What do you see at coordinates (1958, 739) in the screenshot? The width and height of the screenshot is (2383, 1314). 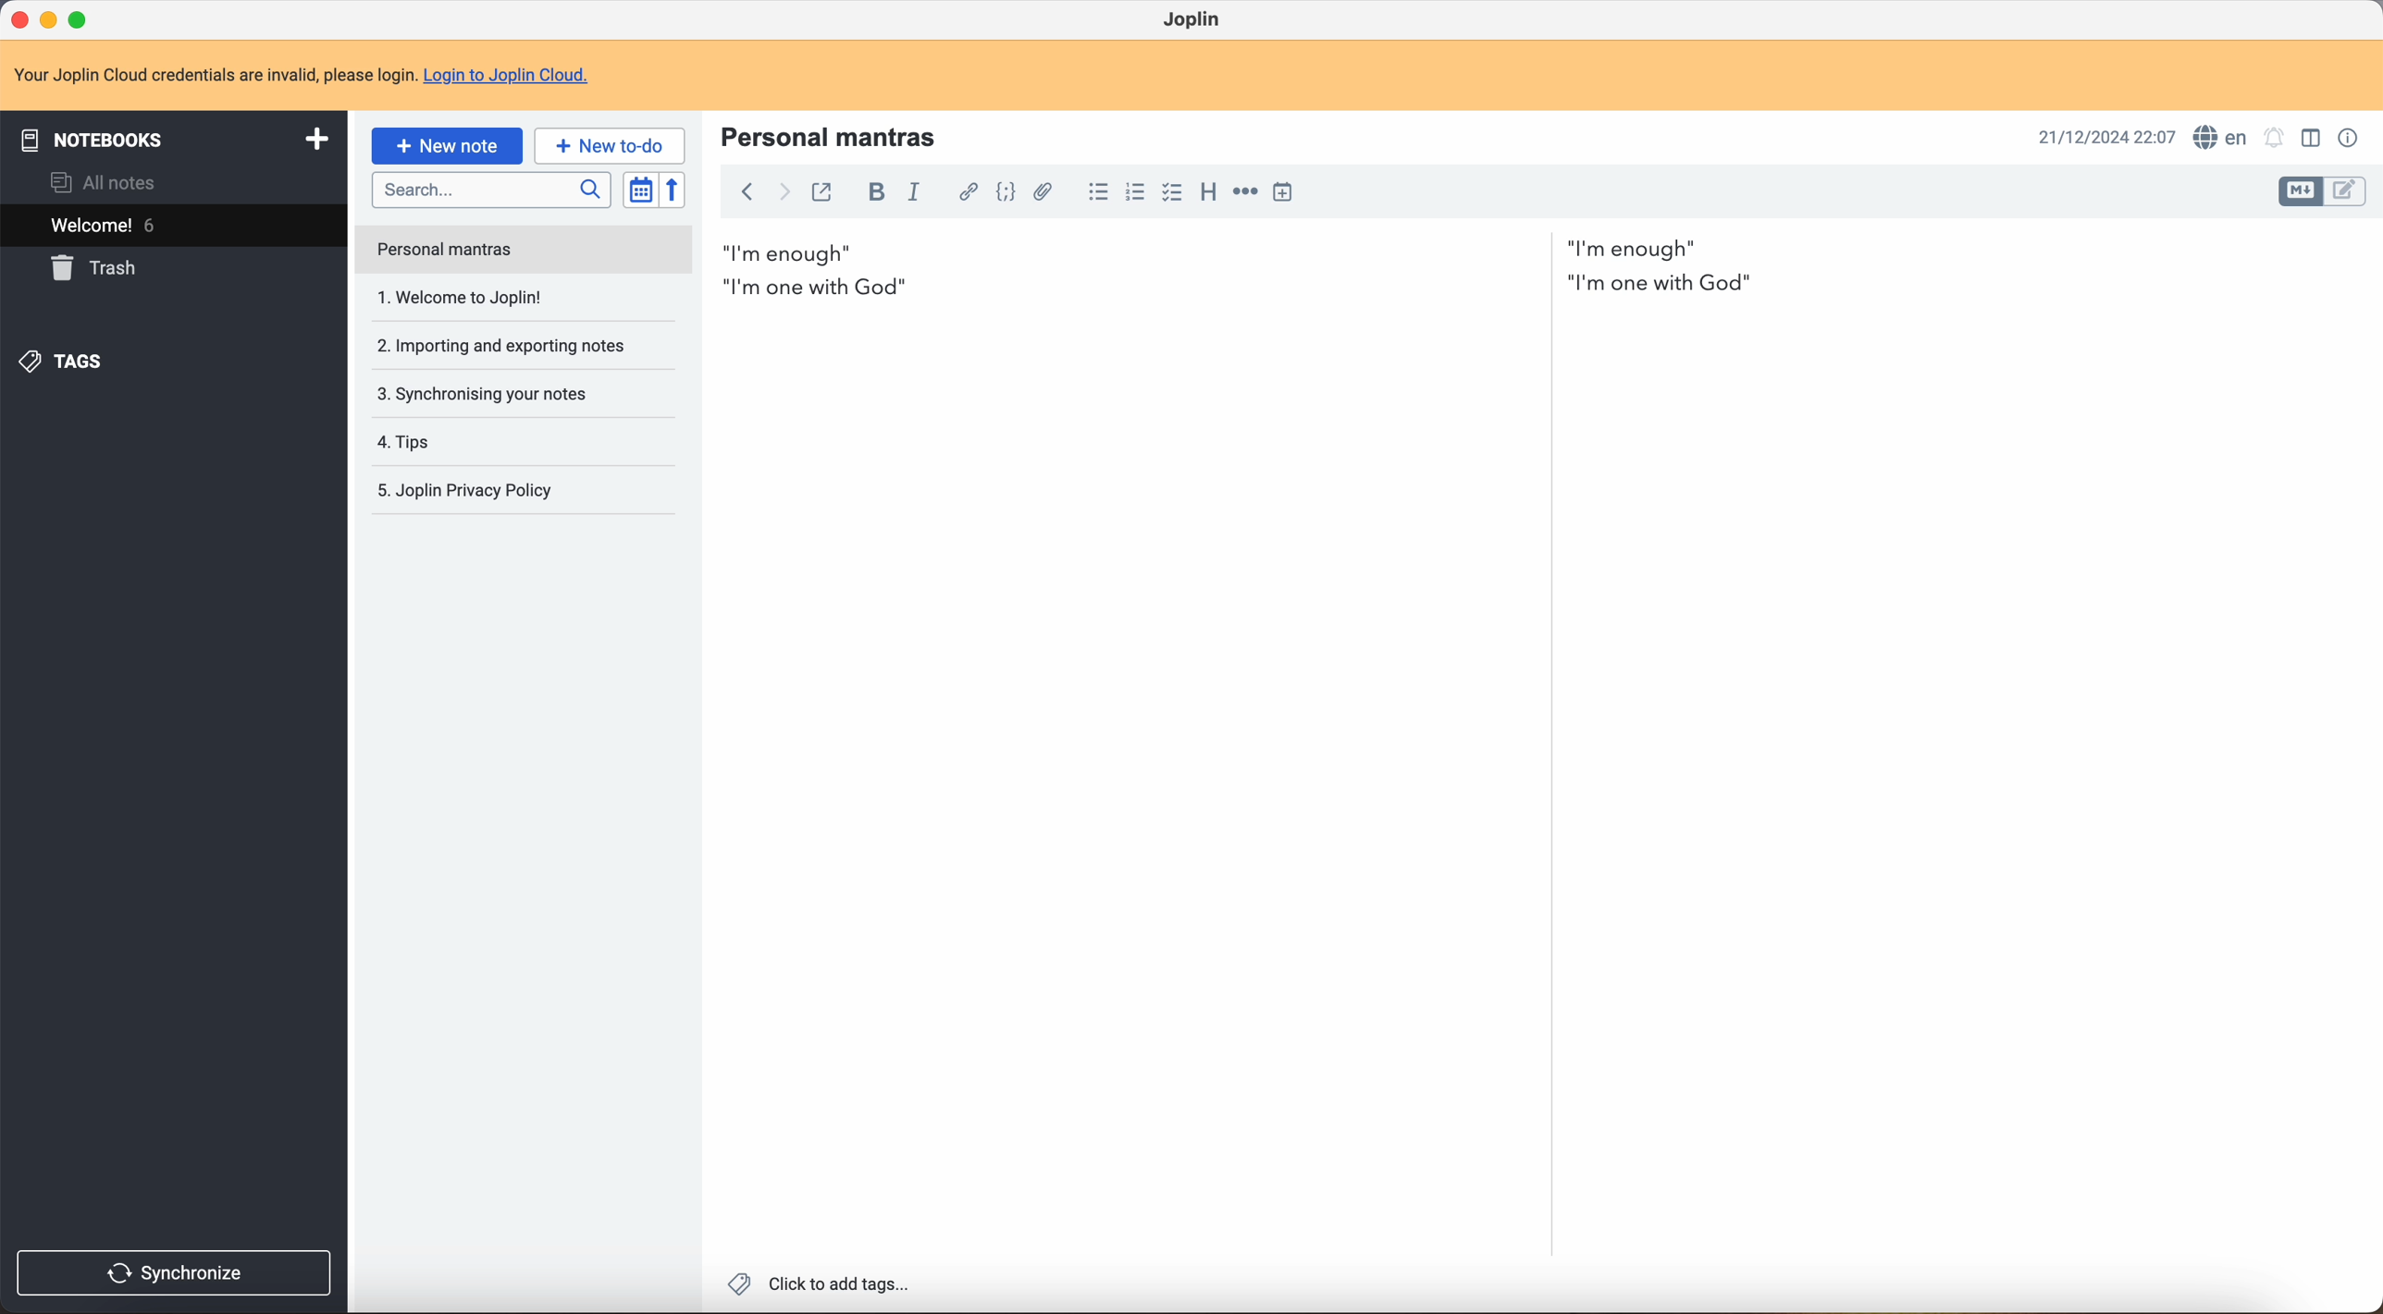 I see `body text` at bounding box center [1958, 739].